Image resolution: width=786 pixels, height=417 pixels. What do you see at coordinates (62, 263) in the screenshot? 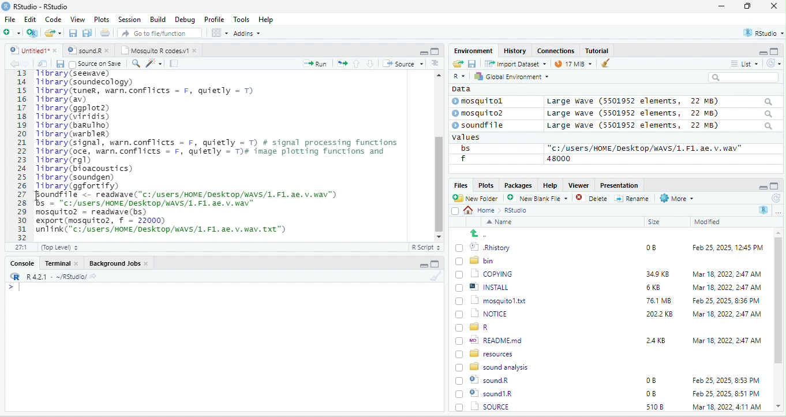
I see `Terminal` at bounding box center [62, 263].